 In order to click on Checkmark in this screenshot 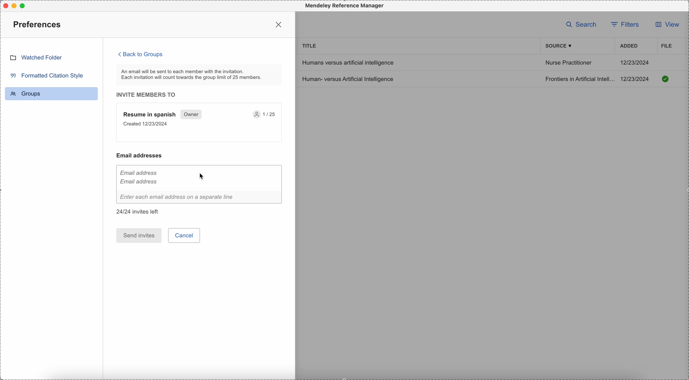, I will do `click(665, 79)`.